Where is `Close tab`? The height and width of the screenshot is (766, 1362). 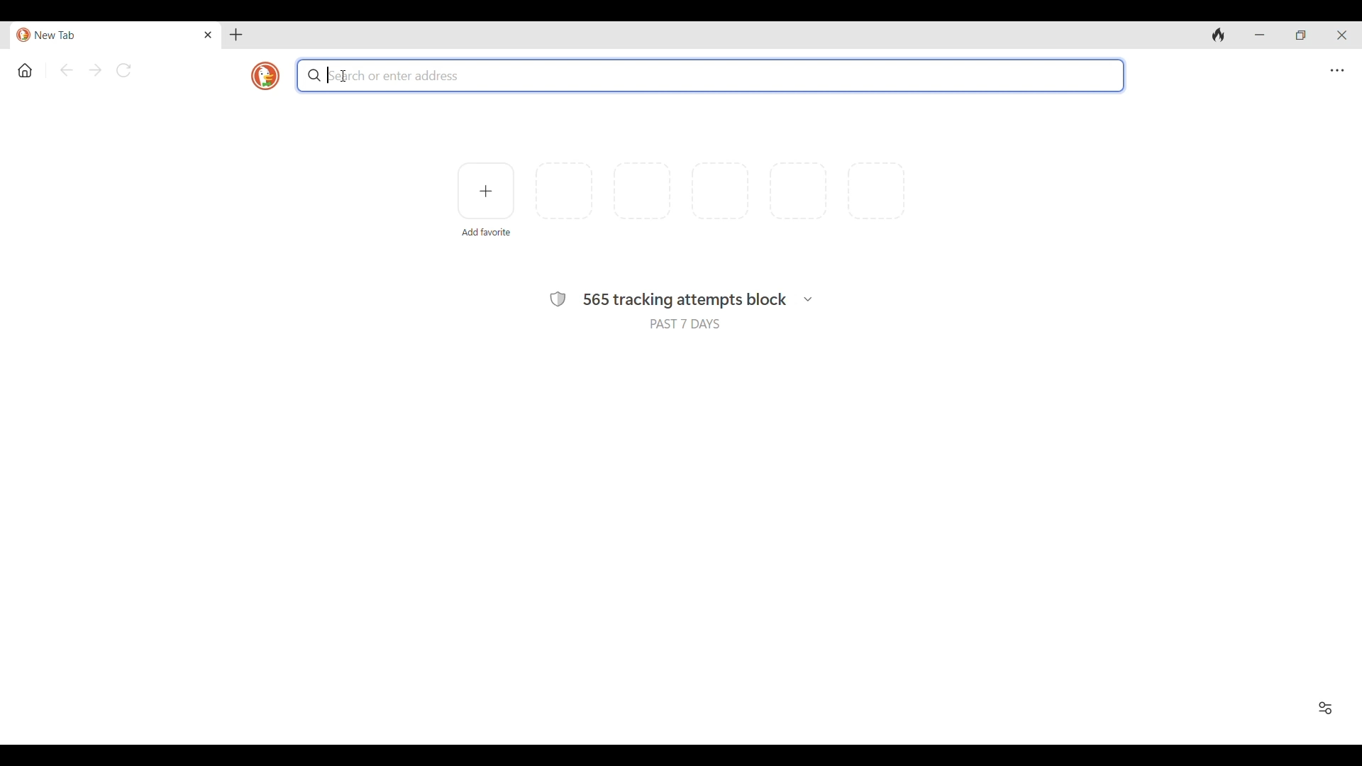 Close tab is located at coordinates (209, 35).